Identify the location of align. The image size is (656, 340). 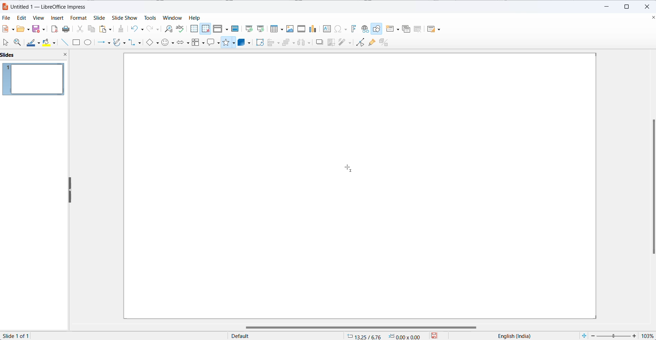
(274, 43).